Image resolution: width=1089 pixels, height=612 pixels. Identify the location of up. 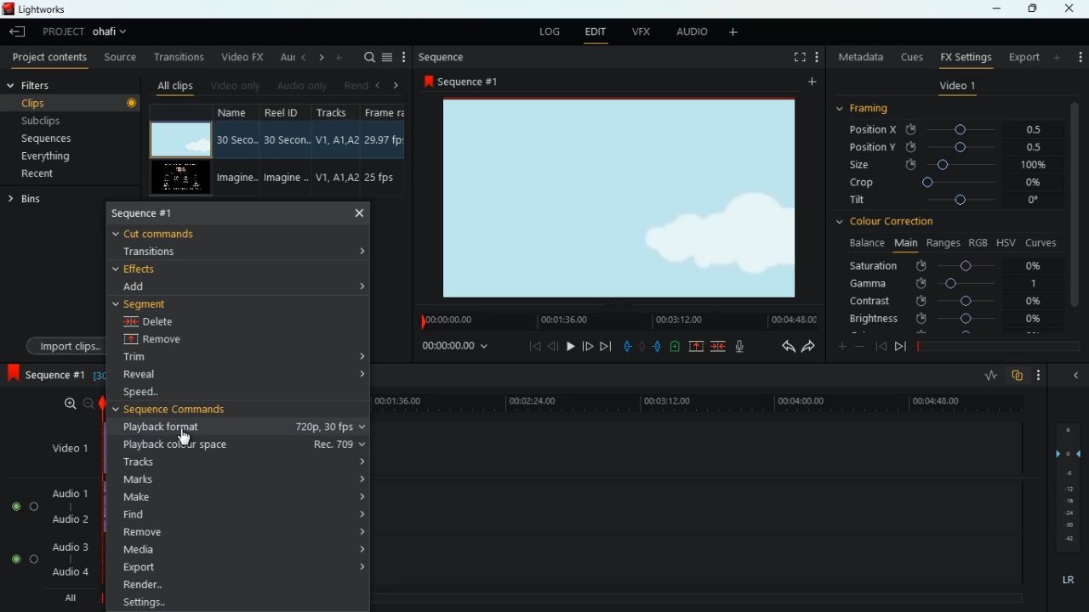
(696, 346).